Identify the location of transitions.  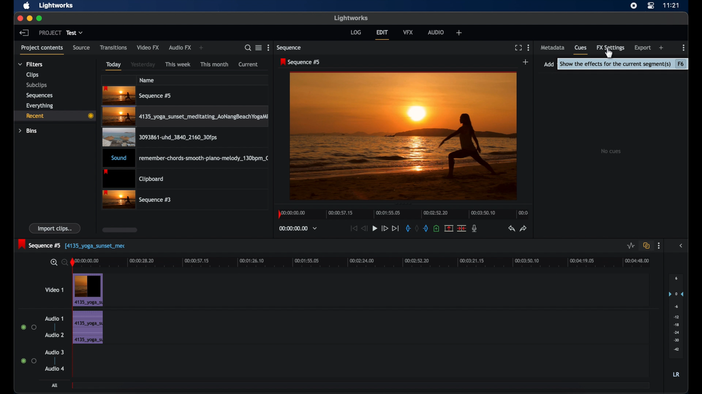
(114, 48).